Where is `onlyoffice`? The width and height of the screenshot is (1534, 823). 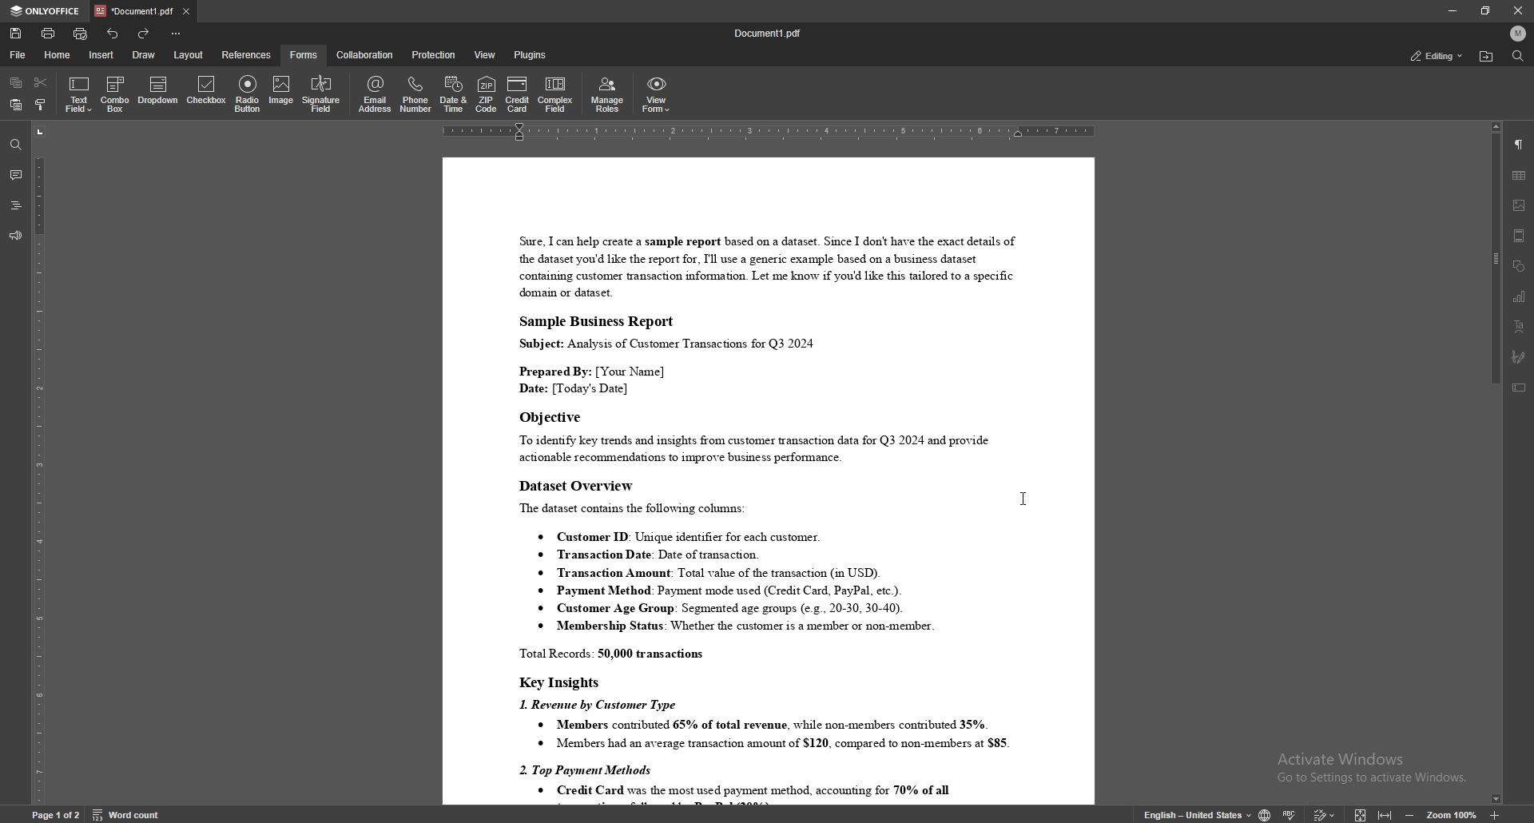 onlyoffice is located at coordinates (48, 11).